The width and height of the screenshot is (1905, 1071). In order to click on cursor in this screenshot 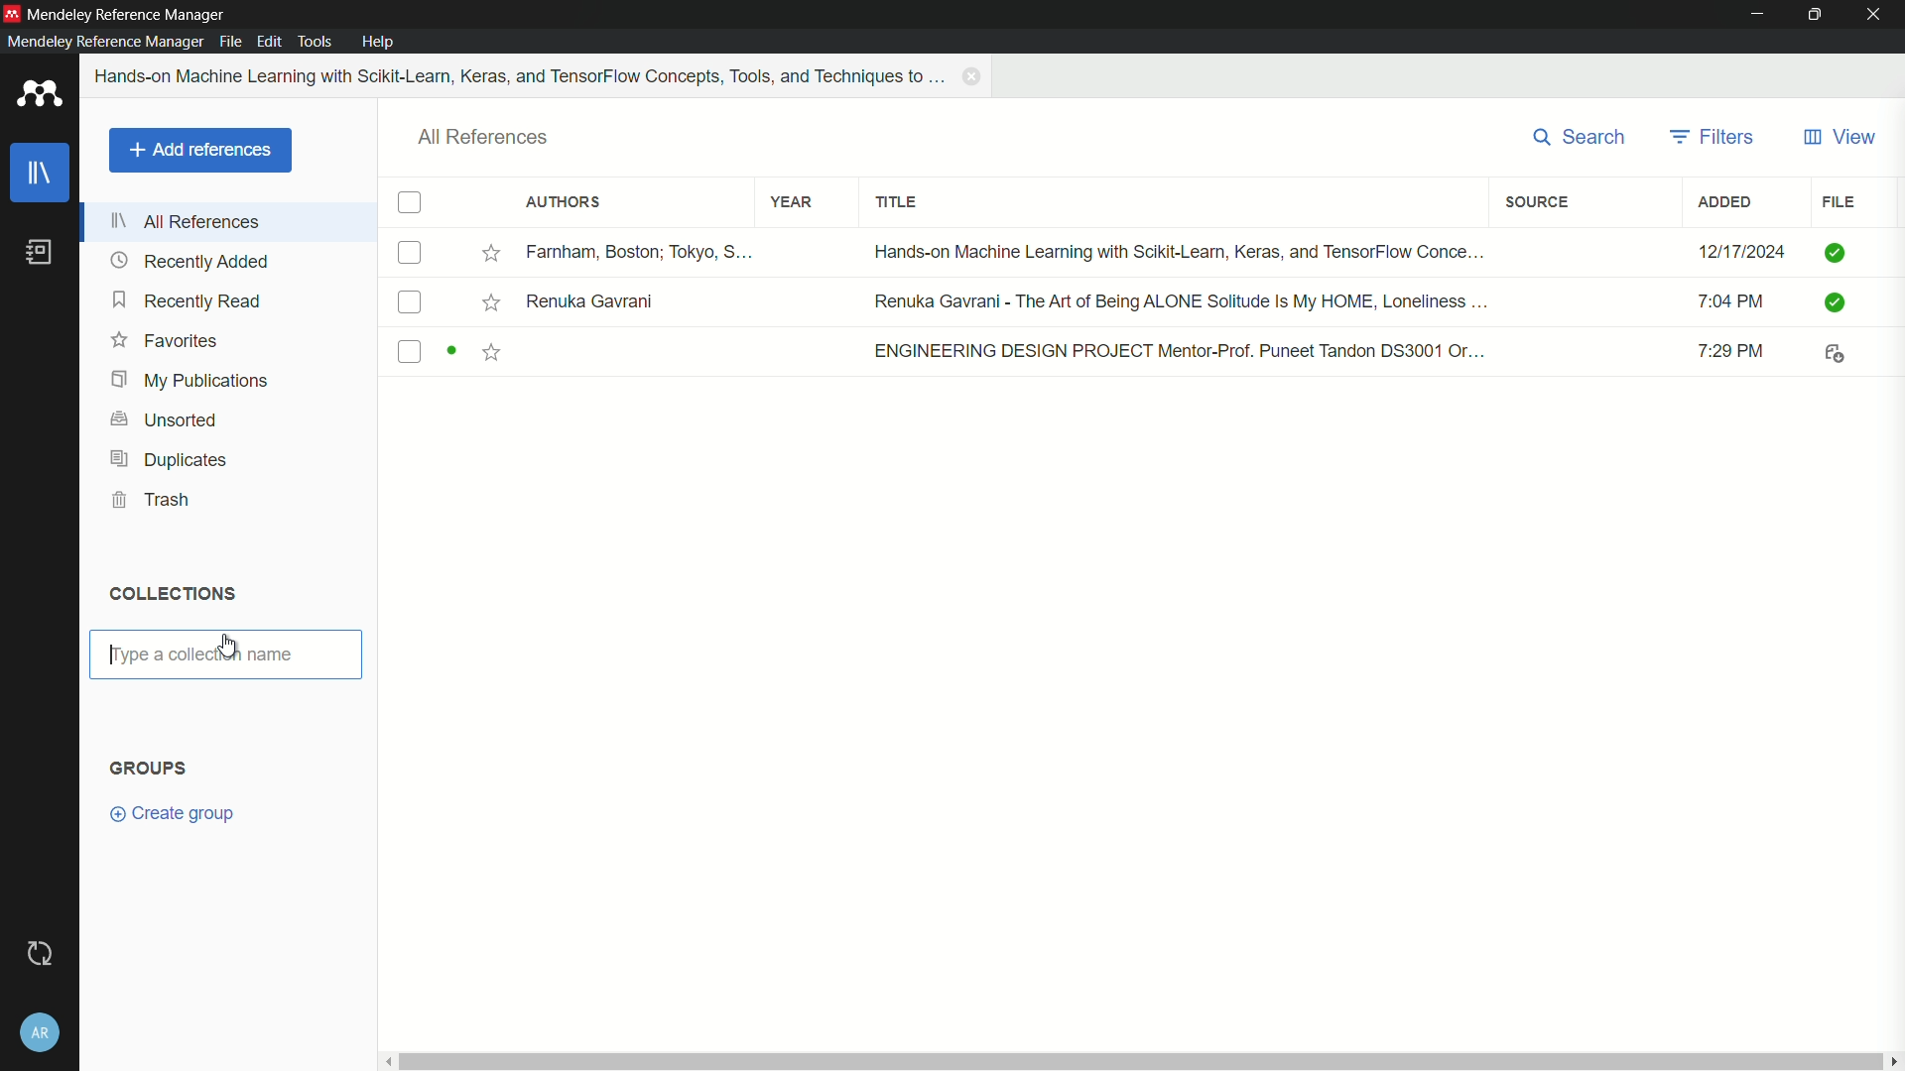, I will do `click(114, 651)`.